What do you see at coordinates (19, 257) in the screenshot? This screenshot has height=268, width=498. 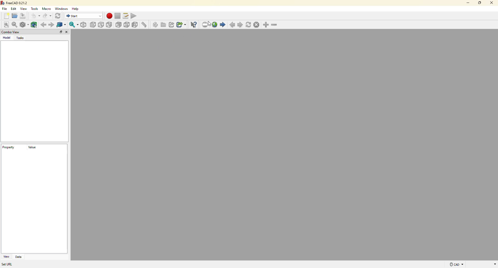 I see `data` at bounding box center [19, 257].